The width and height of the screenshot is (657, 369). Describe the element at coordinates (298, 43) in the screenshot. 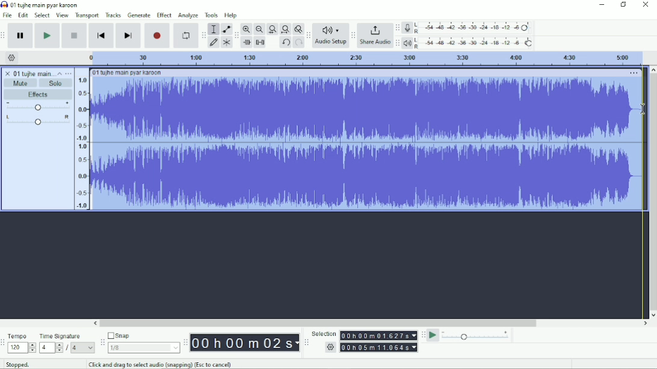

I see `Redo` at that location.